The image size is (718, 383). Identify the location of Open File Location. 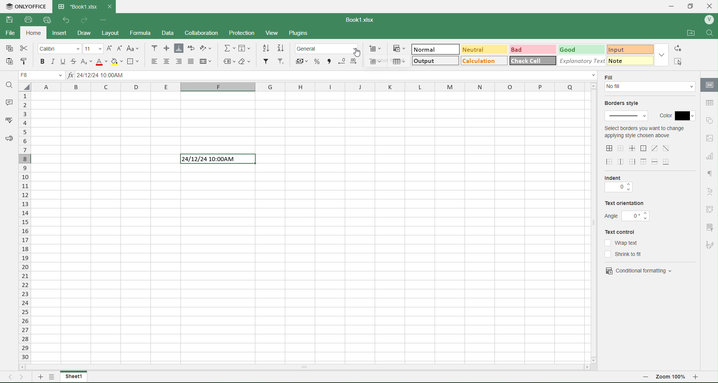
(687, 31).